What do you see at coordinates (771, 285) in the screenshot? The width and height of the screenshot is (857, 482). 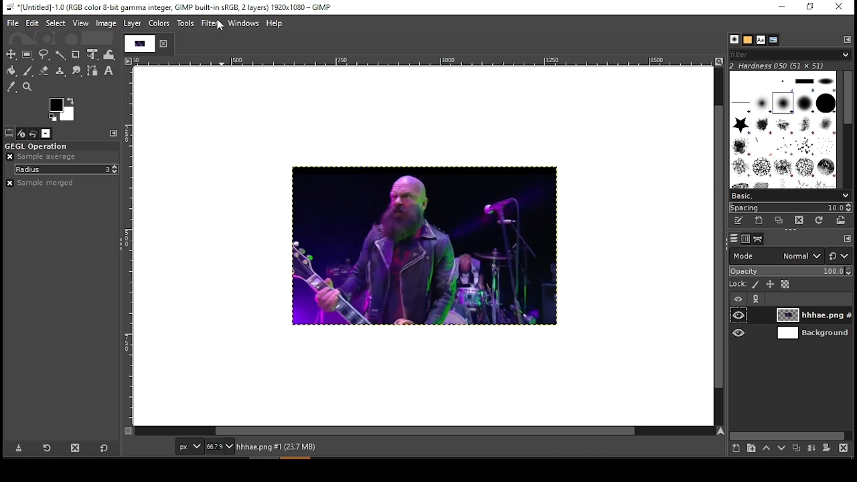 I see `lock size and positioning` at bounding box center [771, 285].